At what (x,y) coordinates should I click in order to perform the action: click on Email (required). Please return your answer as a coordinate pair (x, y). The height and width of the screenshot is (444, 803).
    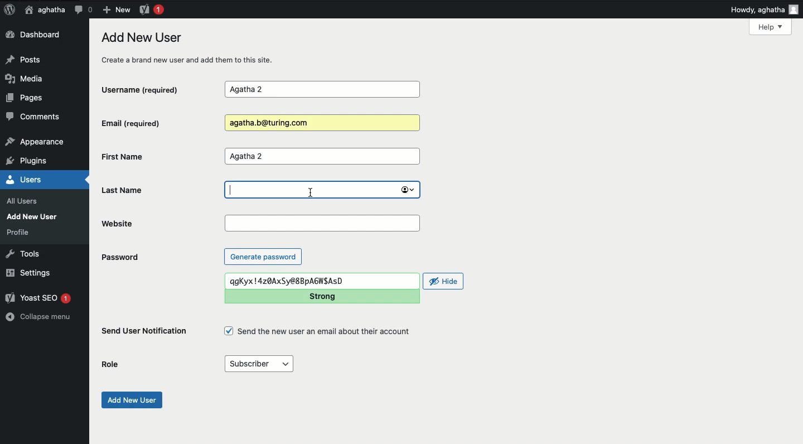
    Looking at the image, I should click on (150, 123).